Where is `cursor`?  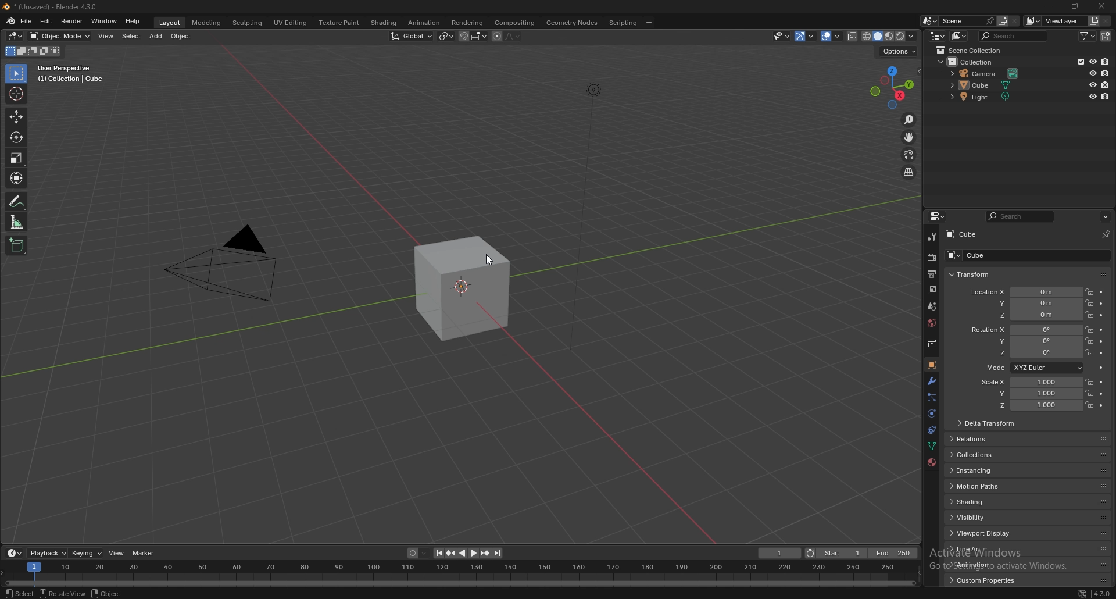
cursor is located at coordinates (16, 94).